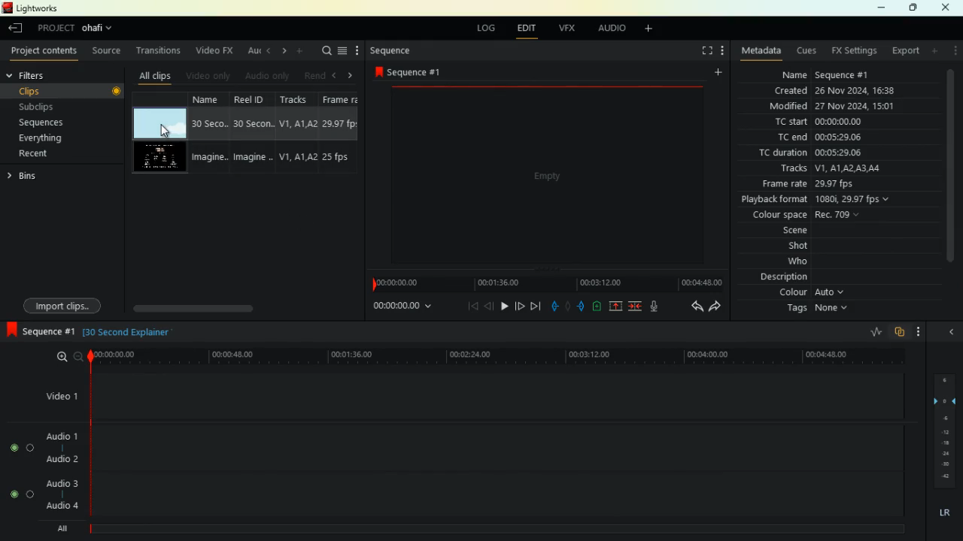 This screenshot has height=541, width=963. Describe the element at coordinates (284, 51) in the screenshot. I see `right` at that location.